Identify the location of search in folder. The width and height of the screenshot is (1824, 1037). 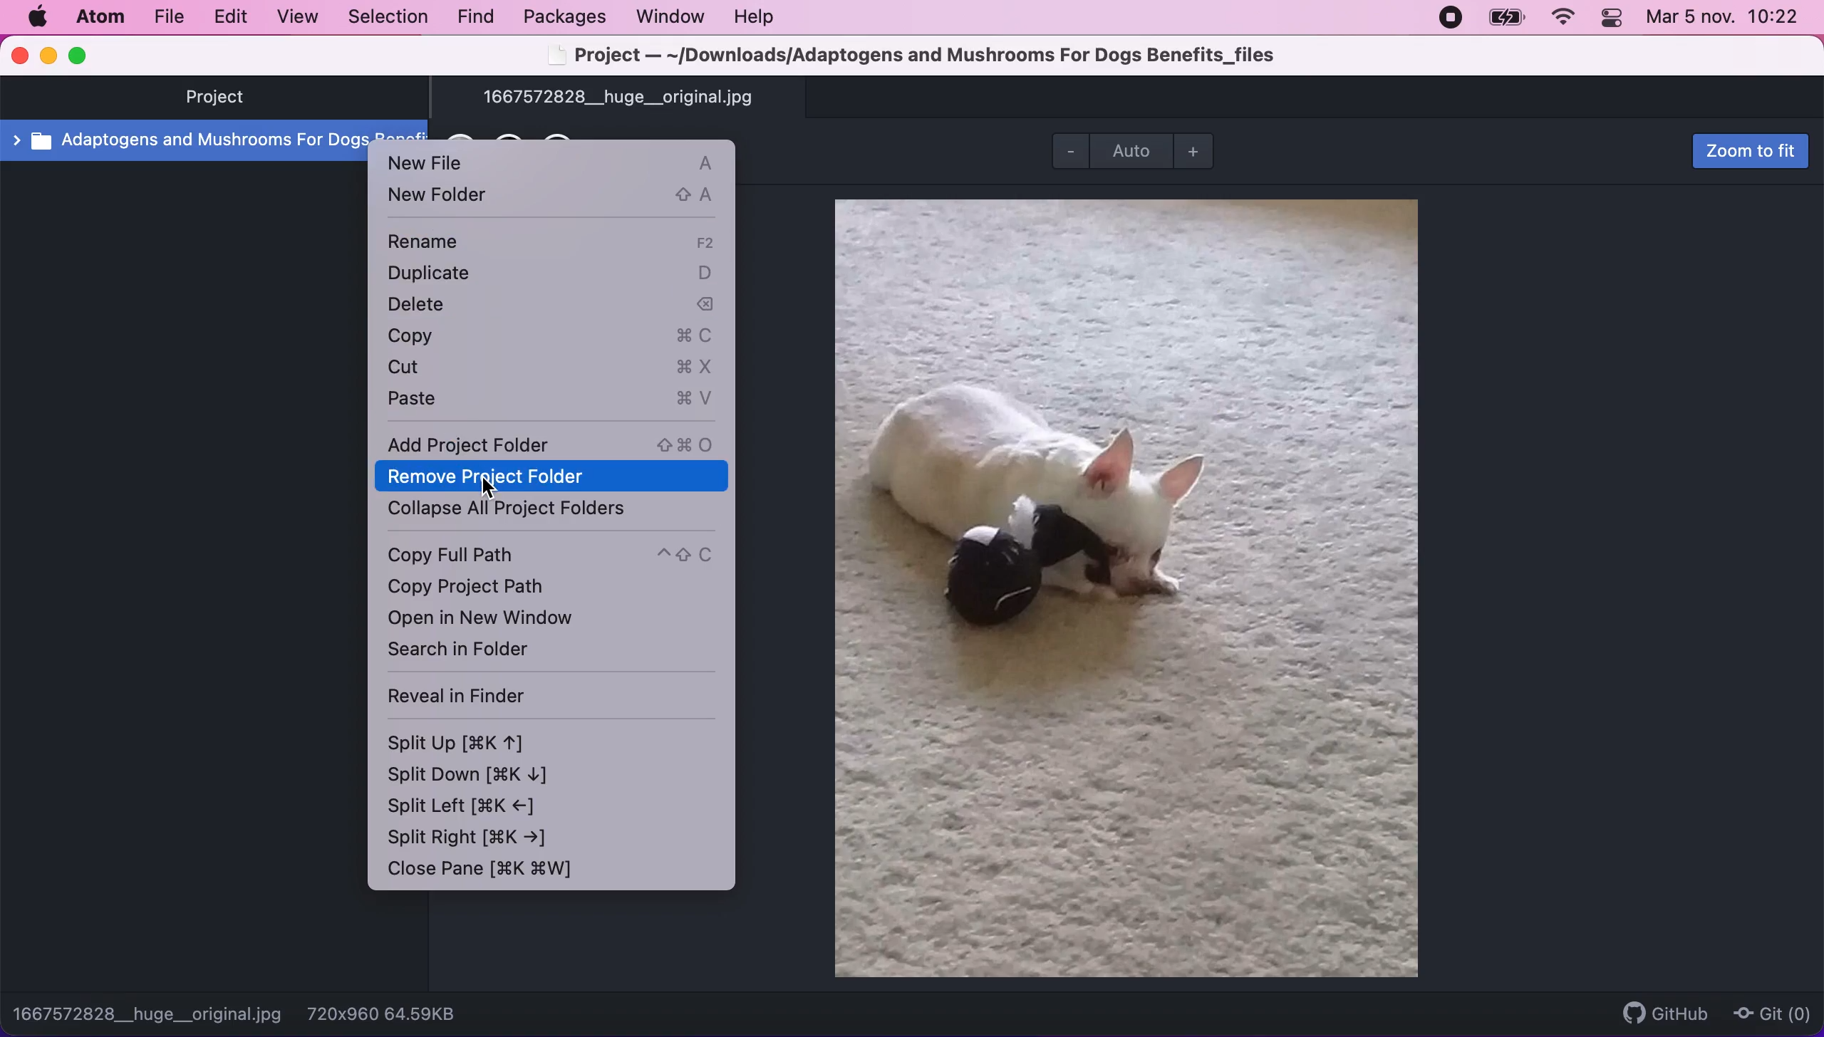
(489, 652).